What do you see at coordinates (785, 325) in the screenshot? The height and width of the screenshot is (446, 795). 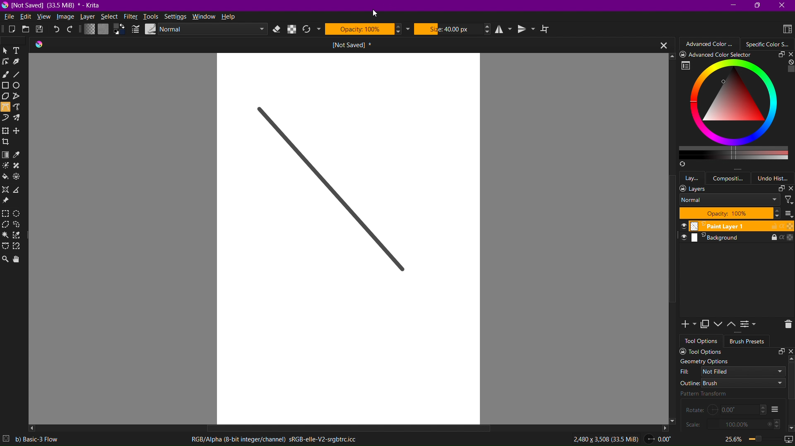 I see `Delete Layer or Mask` at bounding box center [785, 325].